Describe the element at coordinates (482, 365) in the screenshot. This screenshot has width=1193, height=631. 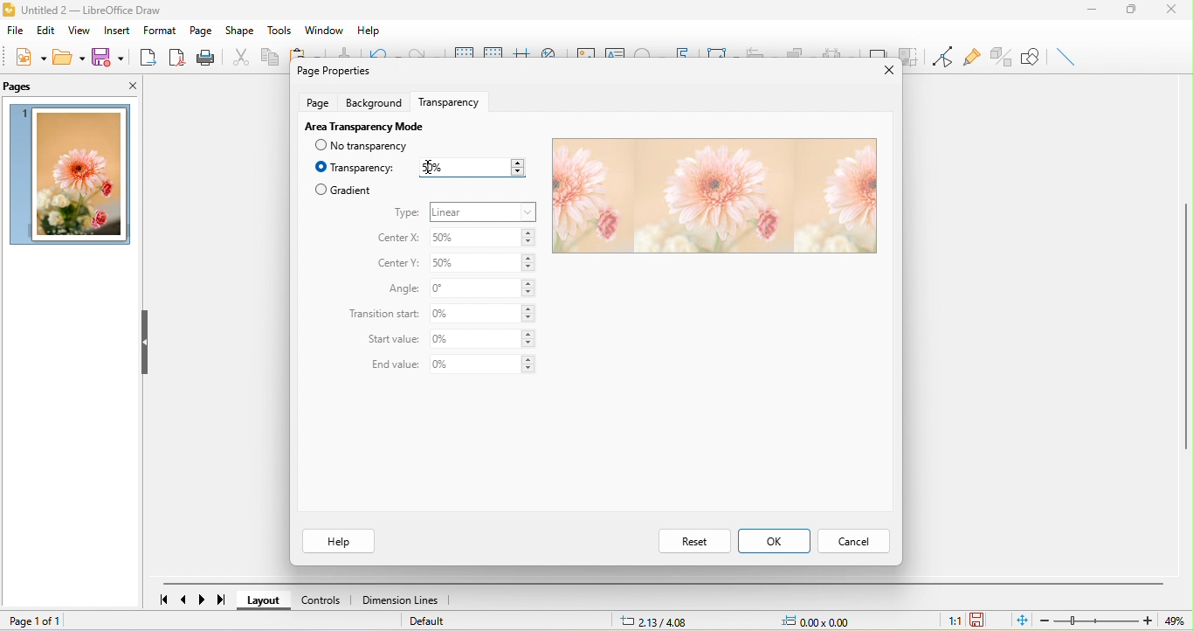
I see `0%` at that location.